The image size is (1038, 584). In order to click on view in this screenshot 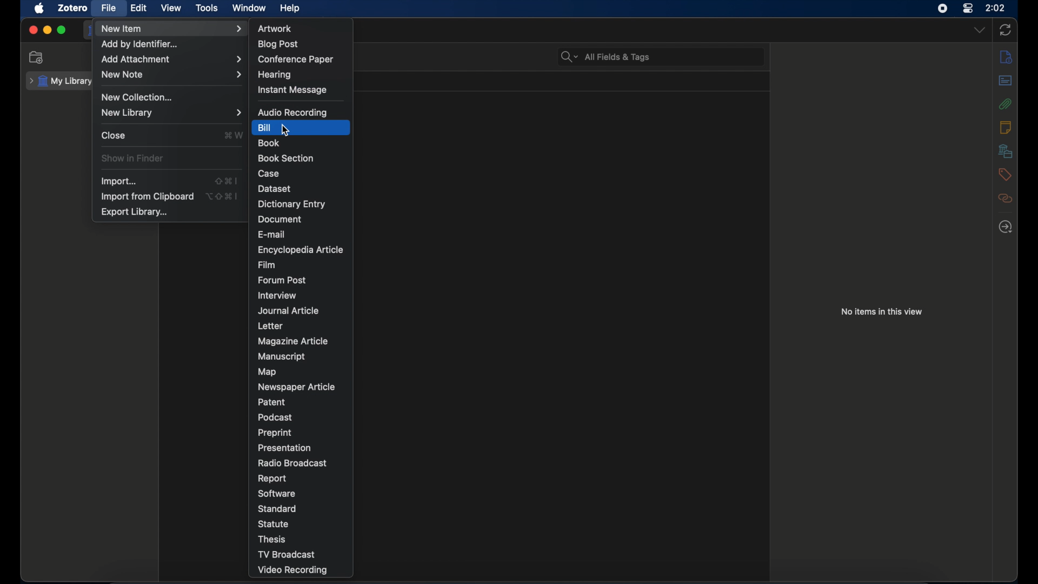, I will do `click(172, 8)`.